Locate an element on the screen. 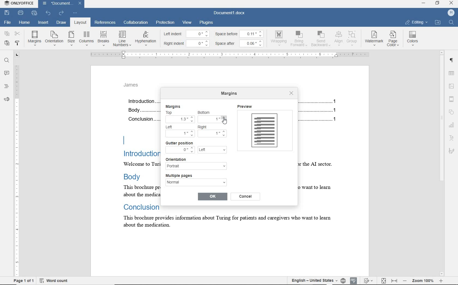 Image resolution: width=458 pixels, height=285 pixels. header & footer is located at coordinates (453, 99).